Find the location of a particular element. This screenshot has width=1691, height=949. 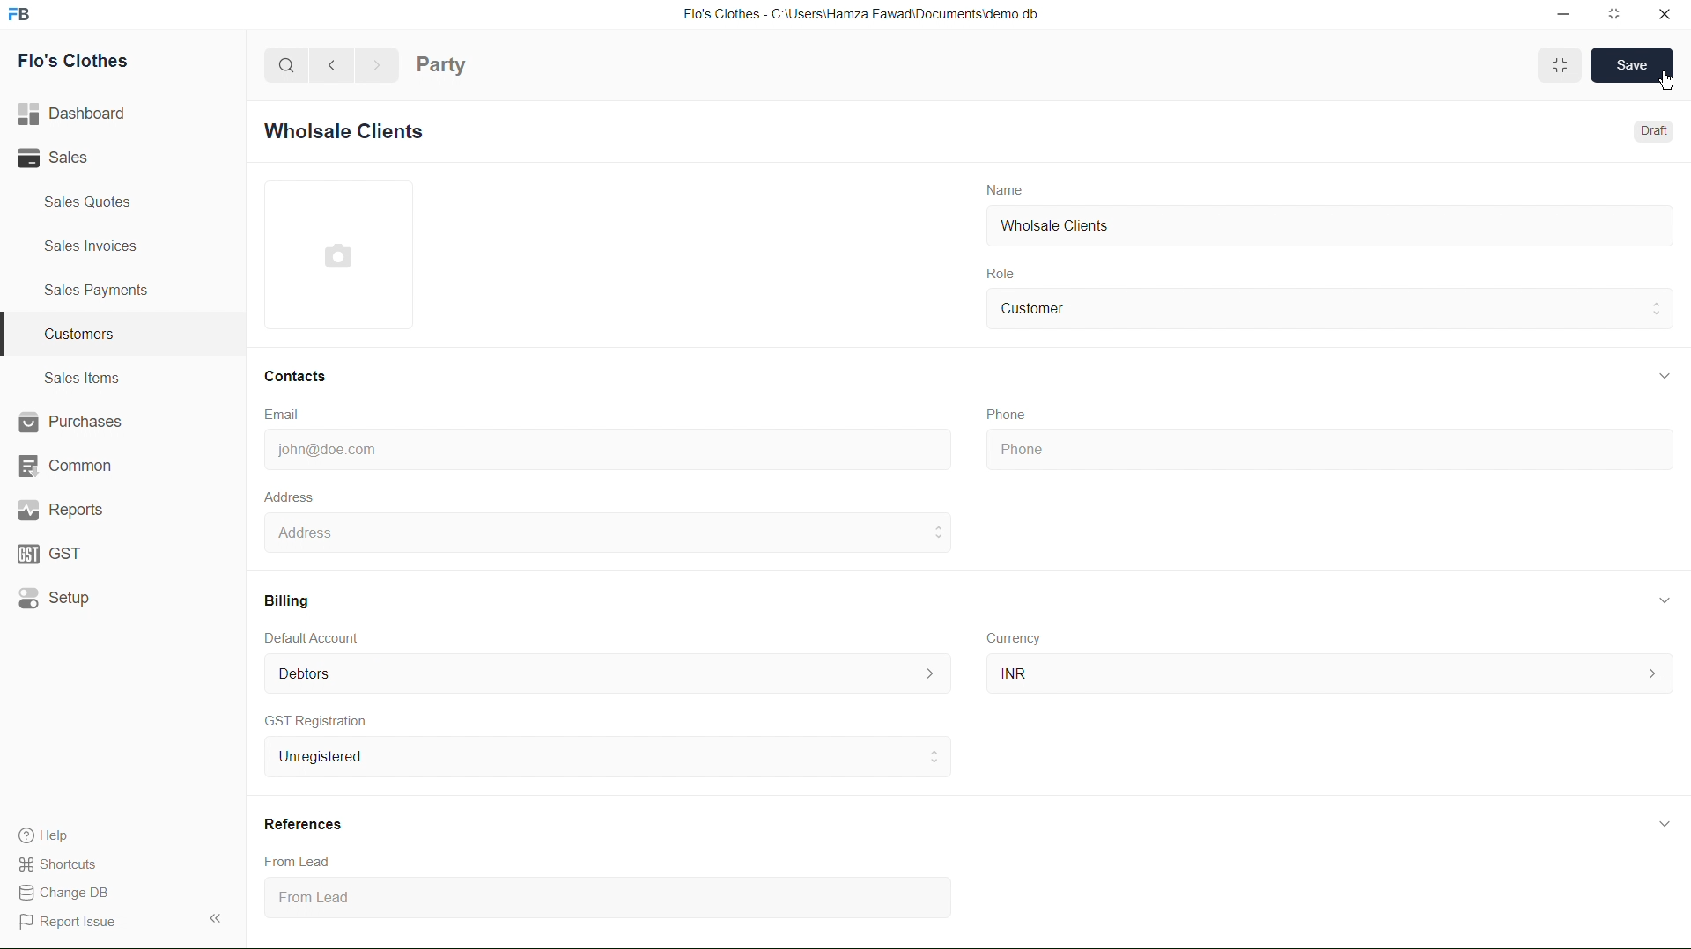

References is located at coordinates (306, 824).